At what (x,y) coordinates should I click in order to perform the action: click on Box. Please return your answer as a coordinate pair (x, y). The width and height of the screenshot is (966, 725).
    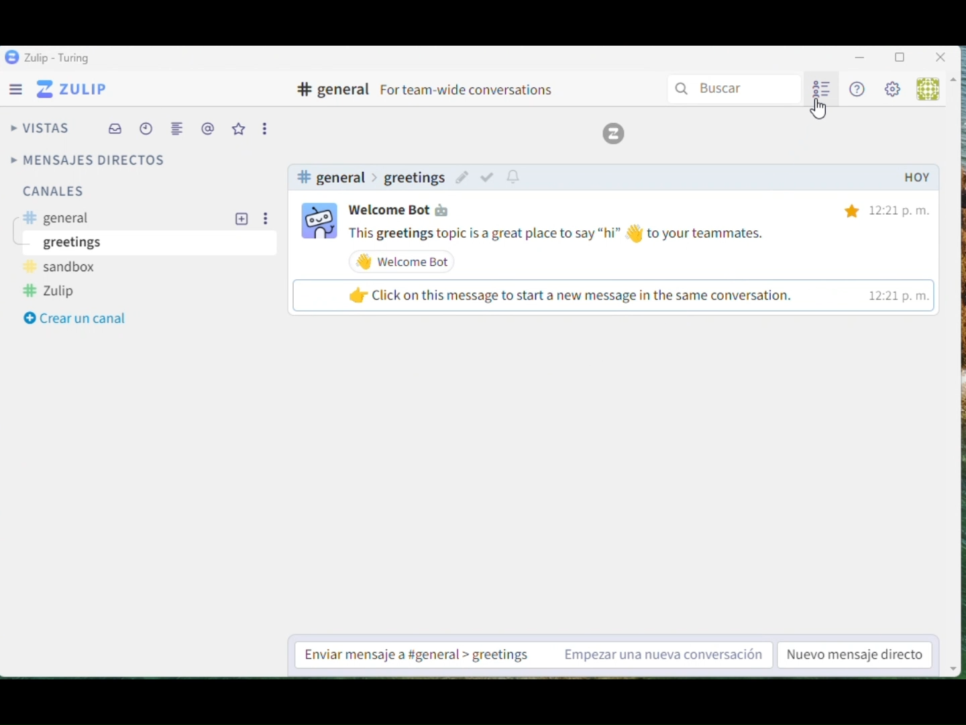
    Looking at the image, I should click on (901, 54).